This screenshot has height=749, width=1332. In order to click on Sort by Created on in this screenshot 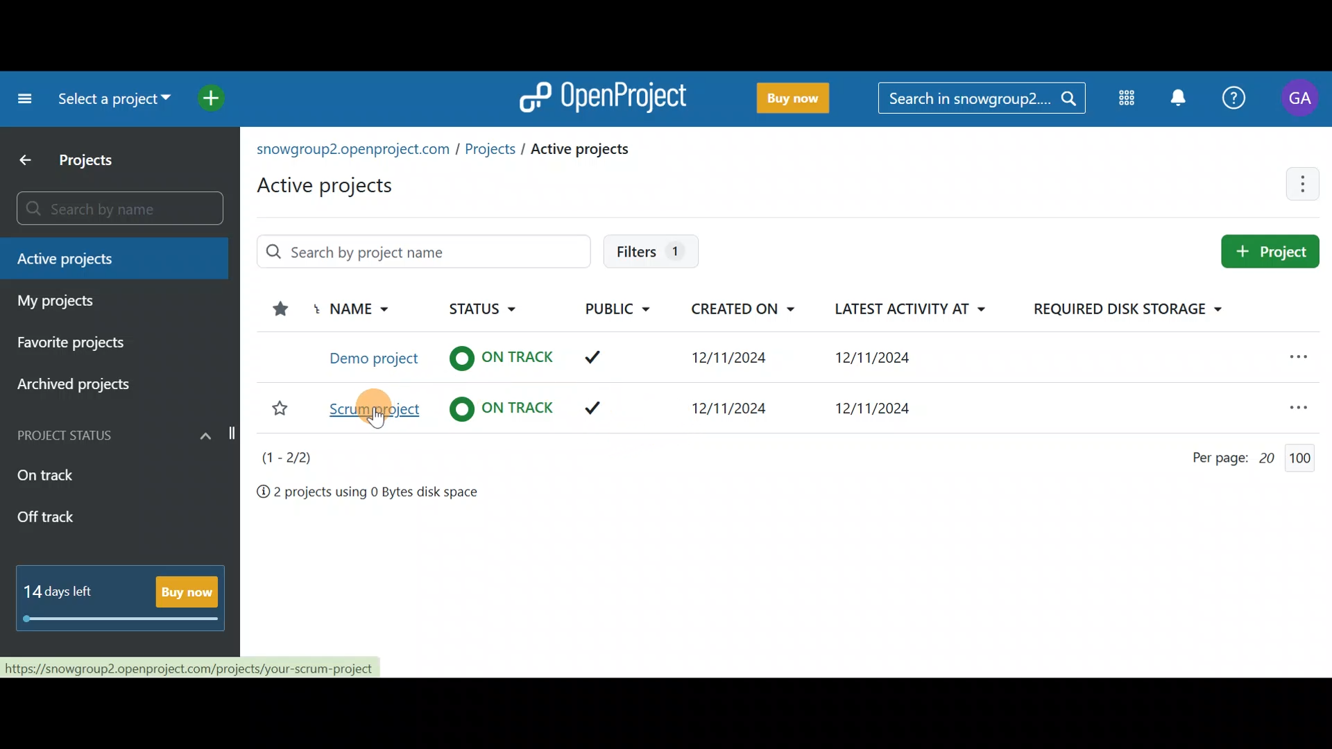, I will do `click(752, 310)`.